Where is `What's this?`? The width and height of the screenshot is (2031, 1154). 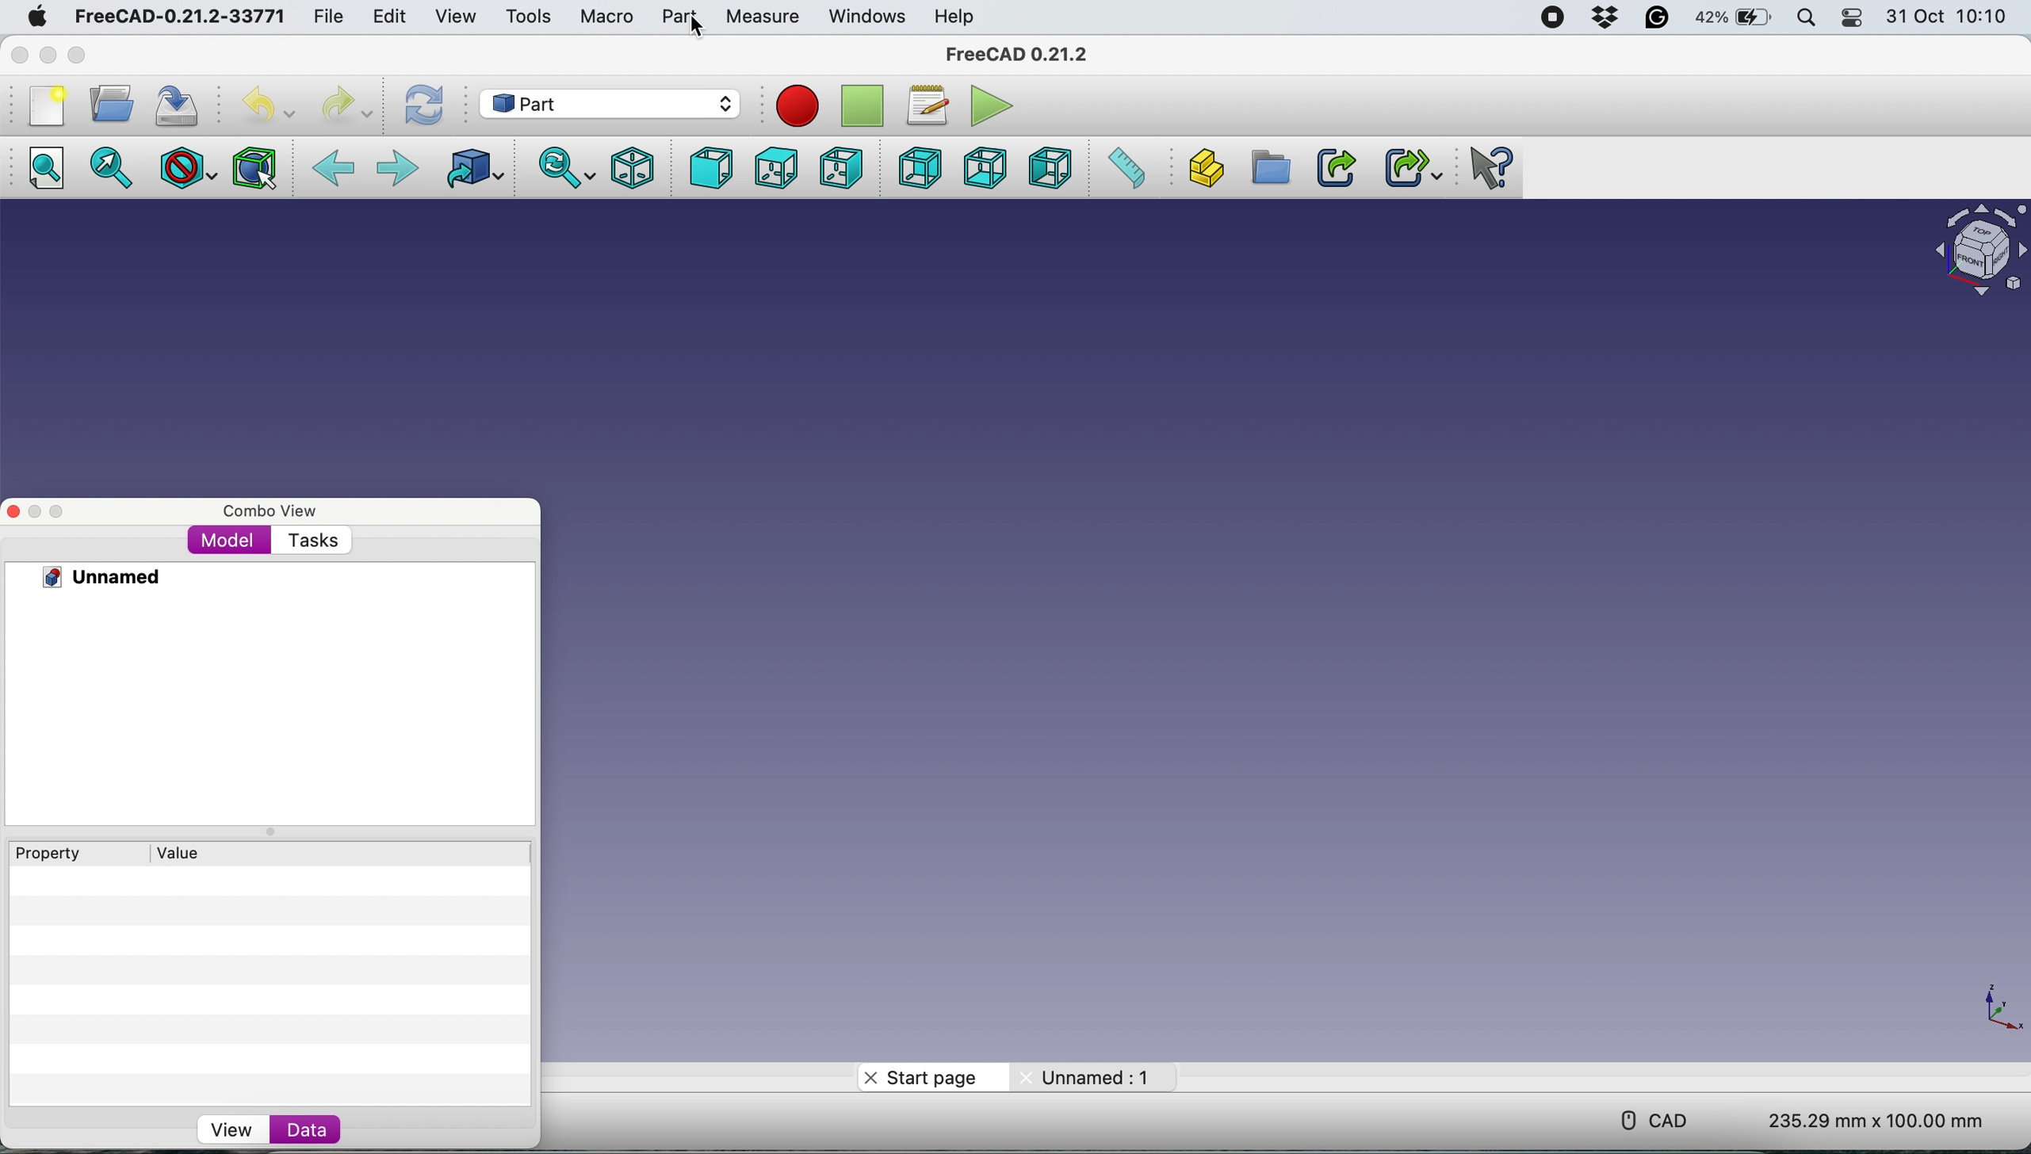
What's this? is located at coordinates (1488, 168).